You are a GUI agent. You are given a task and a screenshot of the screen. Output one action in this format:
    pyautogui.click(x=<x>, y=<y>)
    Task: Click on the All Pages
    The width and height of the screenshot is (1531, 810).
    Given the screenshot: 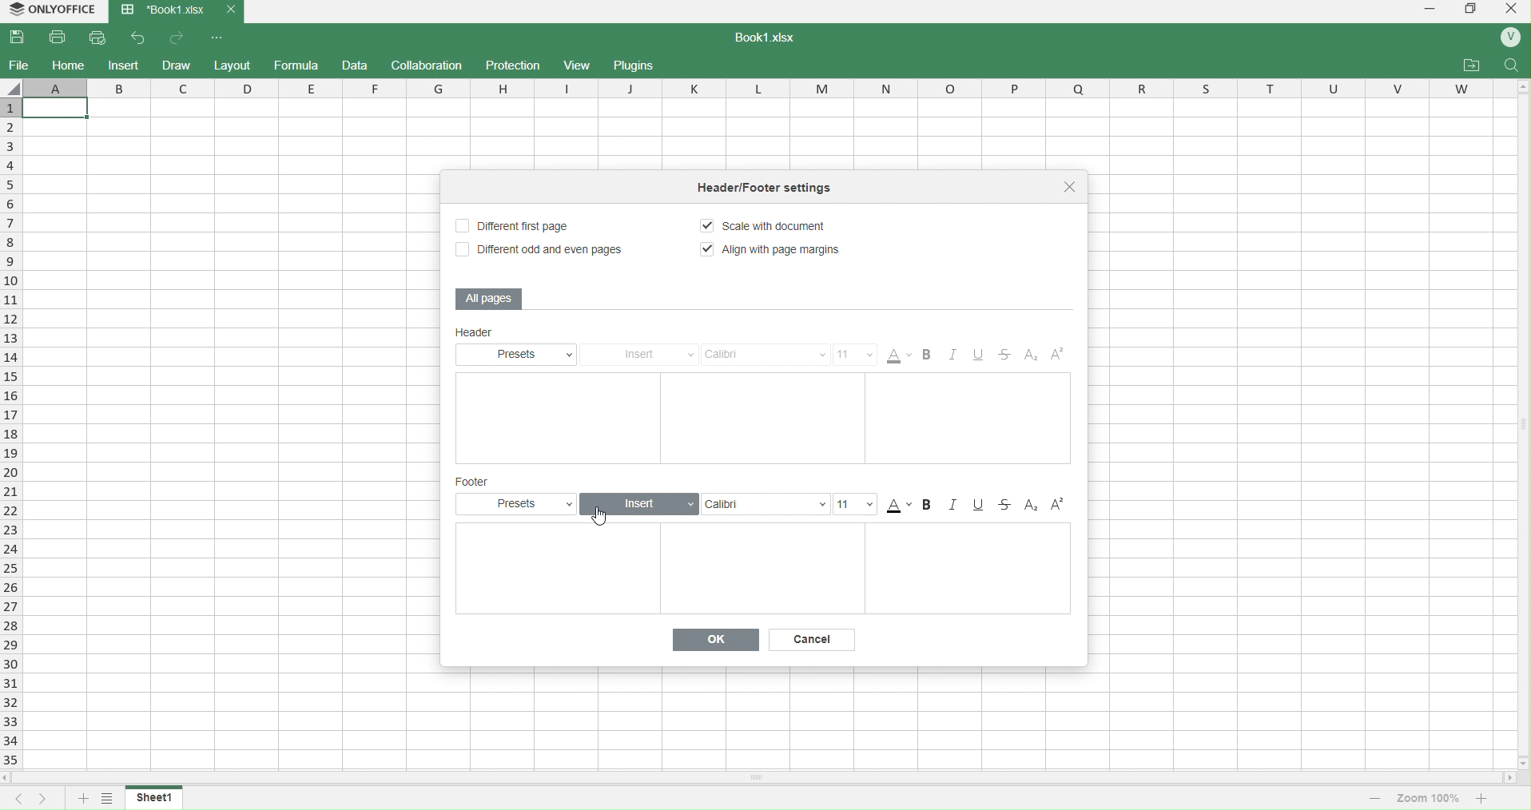 What is the action you would take?
    pyautogui.click(x=491, y=298)
    